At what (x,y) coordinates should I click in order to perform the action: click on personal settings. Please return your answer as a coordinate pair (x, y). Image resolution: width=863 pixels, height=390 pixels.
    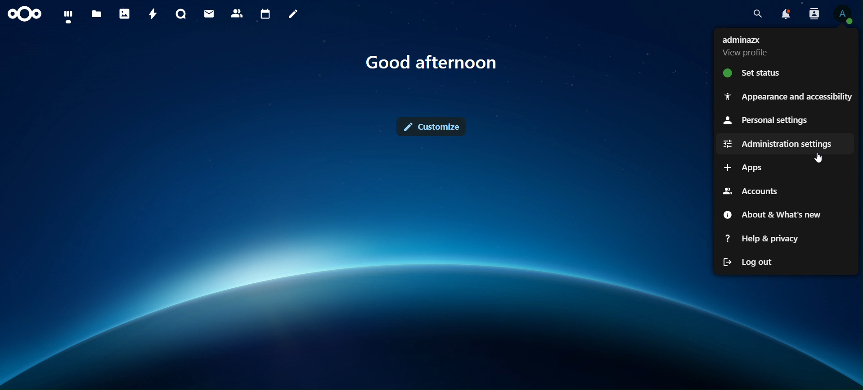
    Looking at the image, I should click on (765, 120).